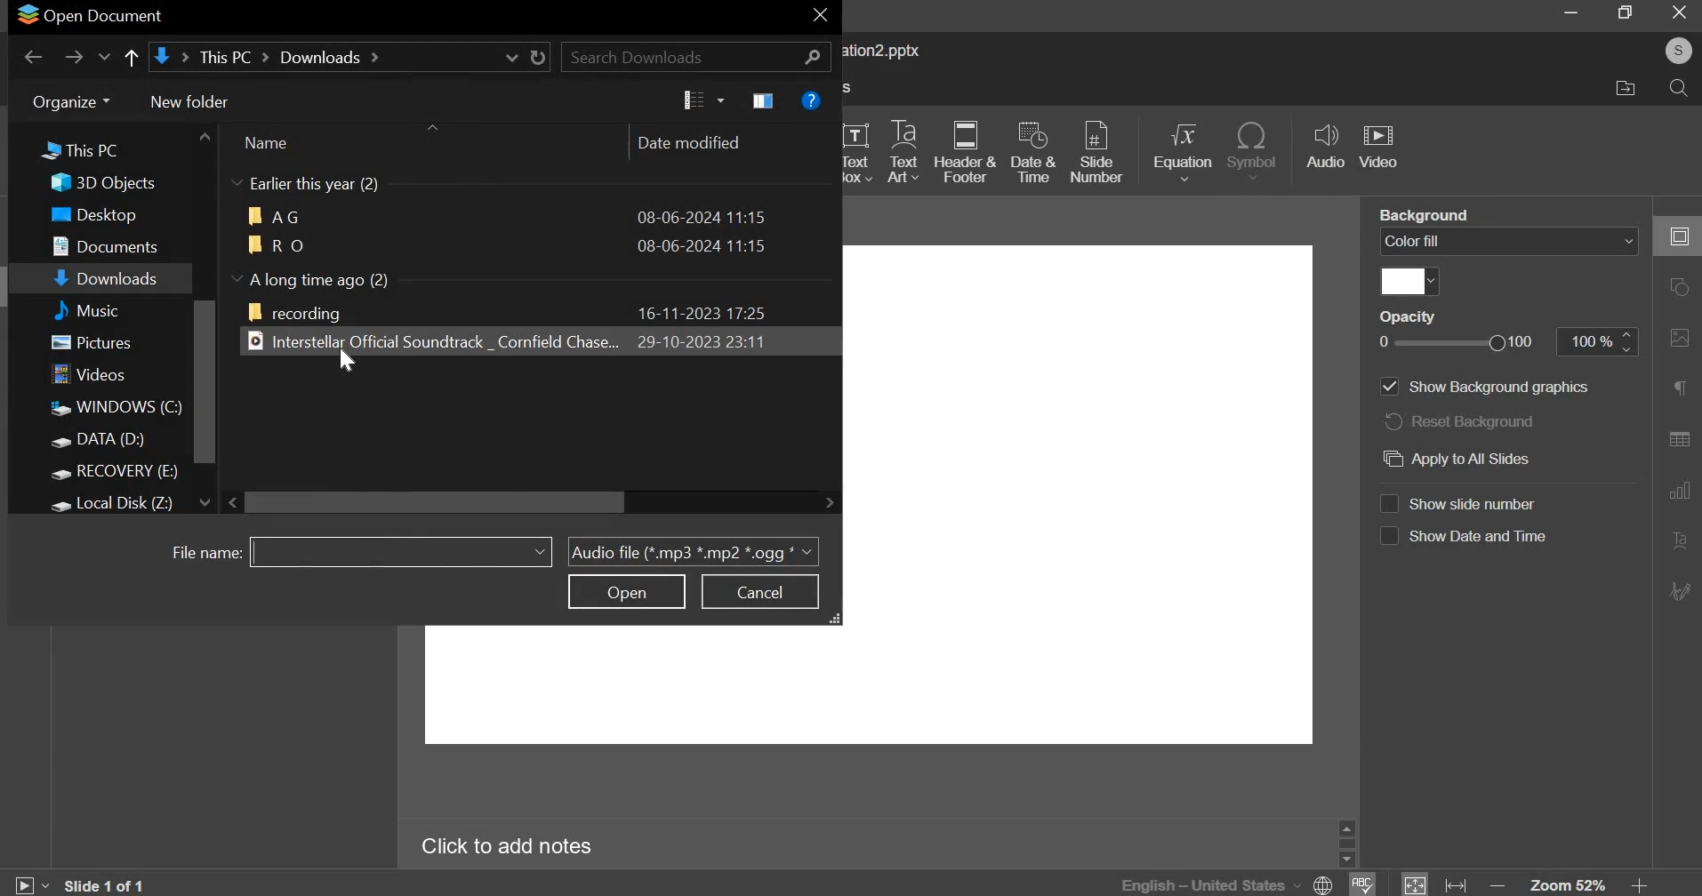 The image size is (1702, 896). Describe the element at coordinates (1464, 458) in the screenshot. I see `apply to all slides` at that location.